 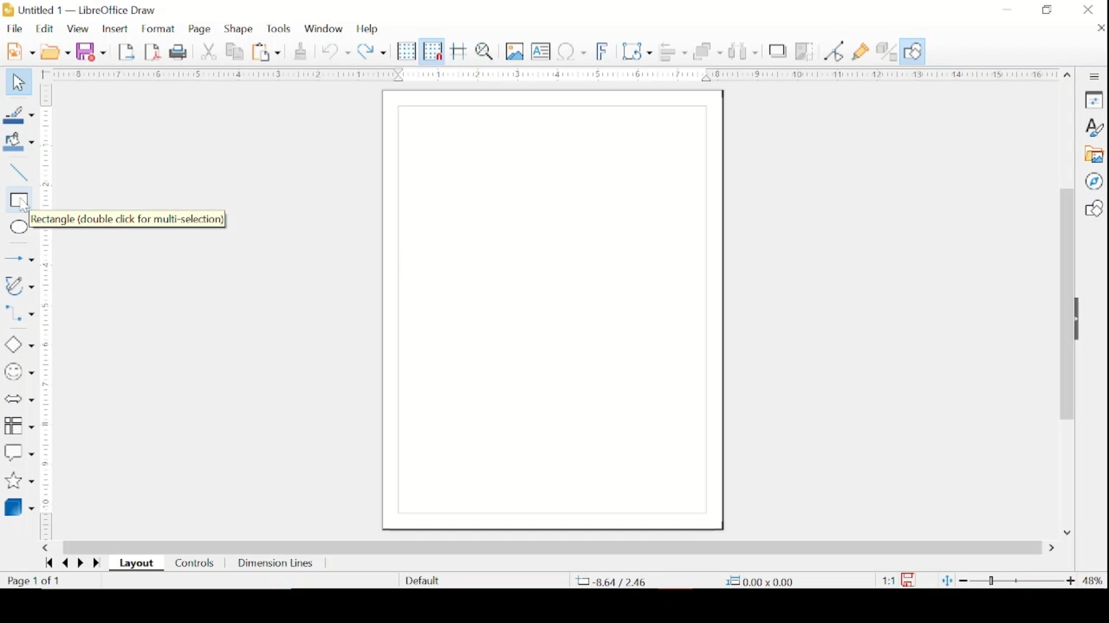 What do you see at coordinates (323, 27) in the screenshot?
I see `window` at bounding box center [323, 27].